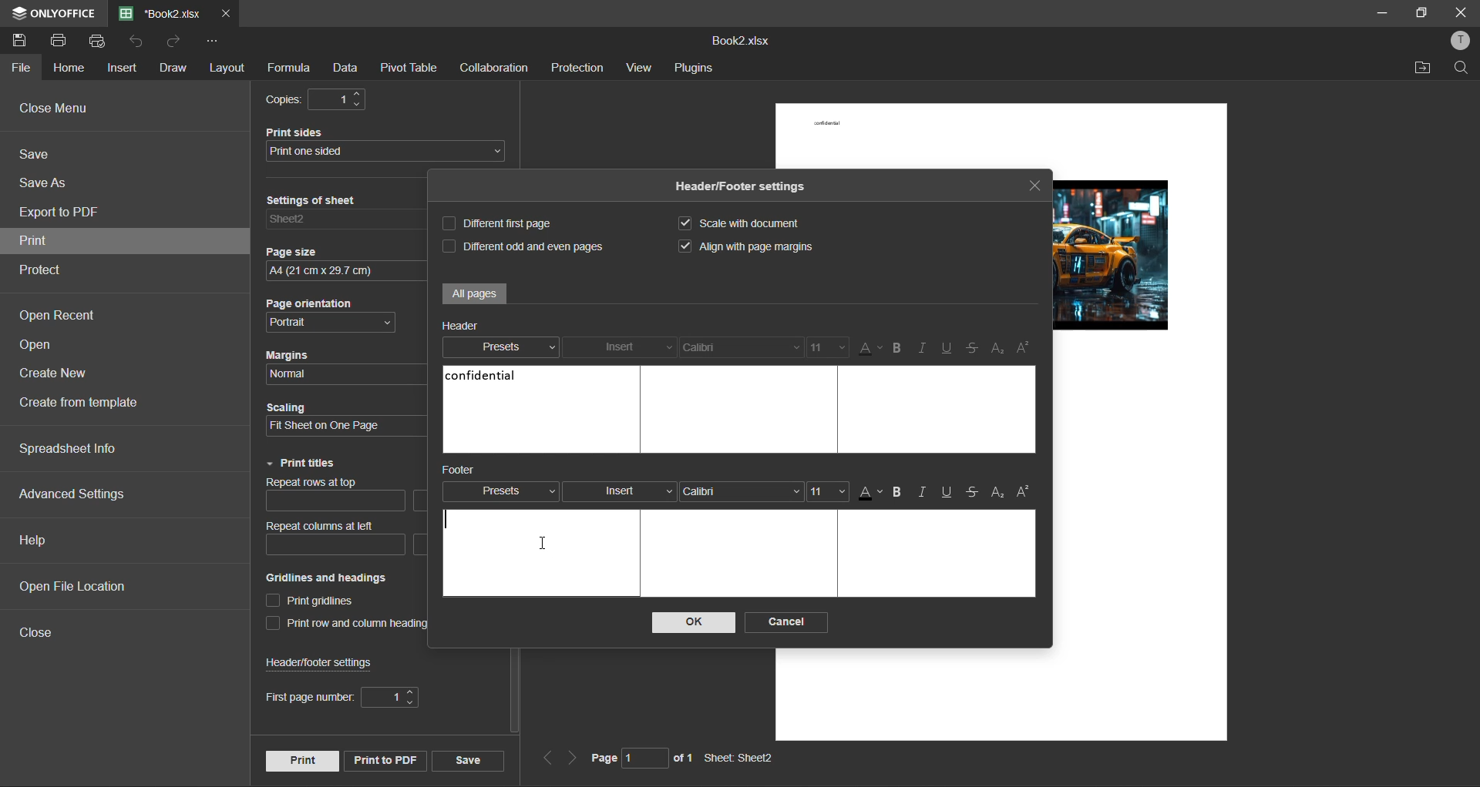  I want to click on print titles, so click(306, 464).